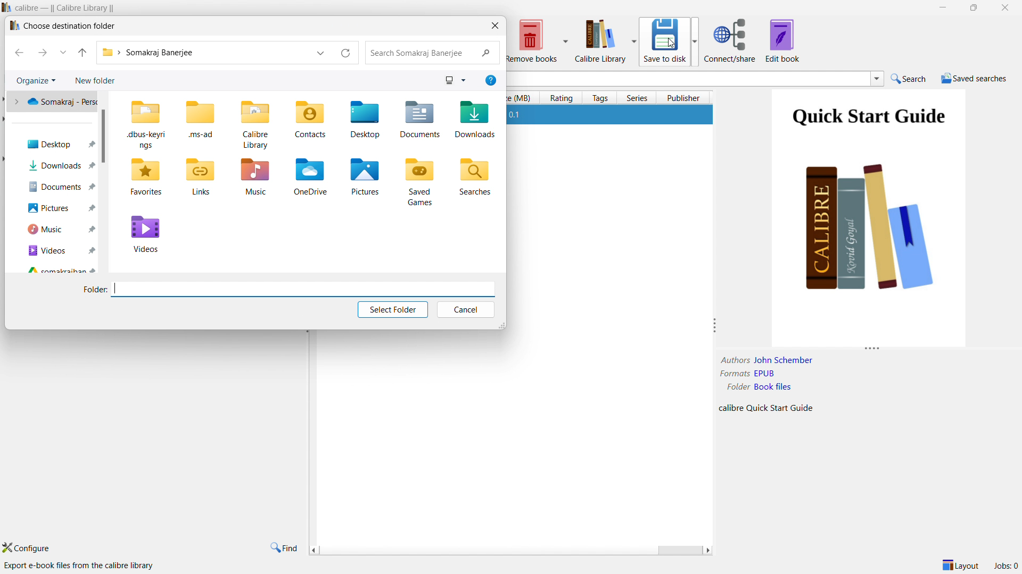  I want to click on .ms-ad, so click(200, 120).